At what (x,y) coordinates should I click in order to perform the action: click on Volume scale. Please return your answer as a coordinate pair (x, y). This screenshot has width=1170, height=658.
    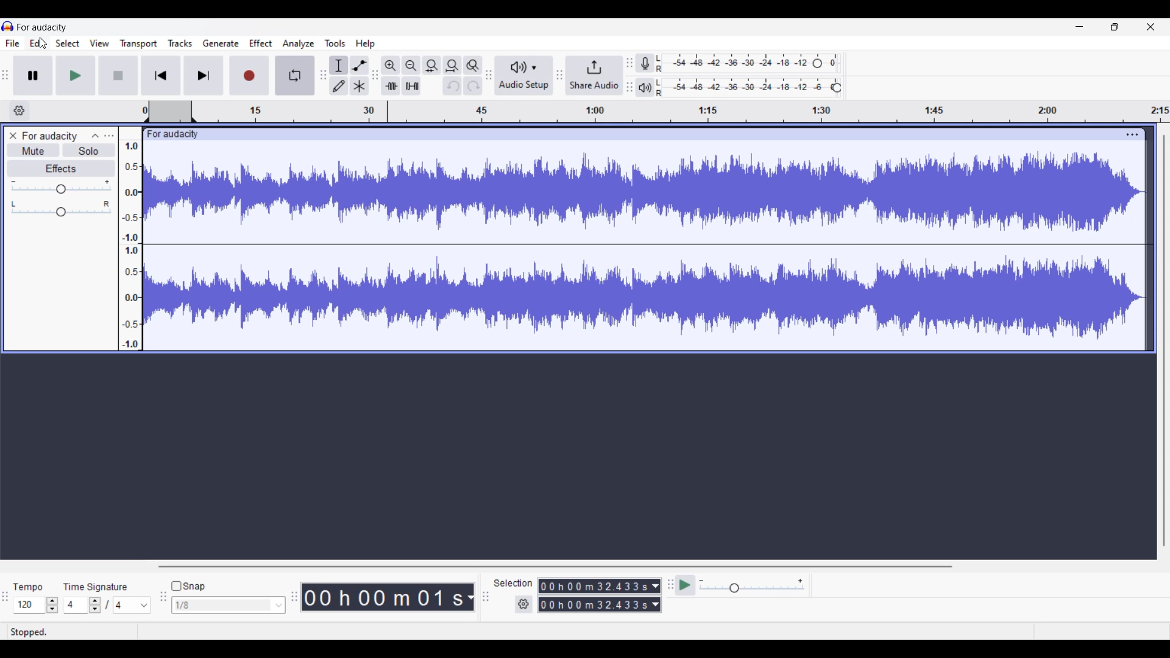
    Looking at the image, I should click on (61, 186).